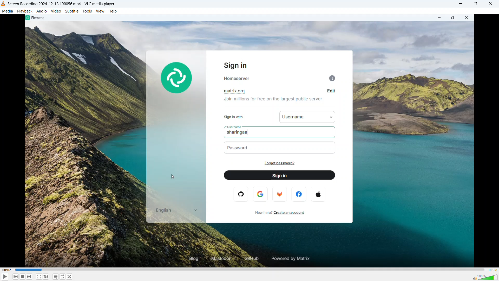 The height and width of the screenshot is (281, 499). Describe the element at coordinates (460, 4) in the screenshot. I see `minimise ` at that location.